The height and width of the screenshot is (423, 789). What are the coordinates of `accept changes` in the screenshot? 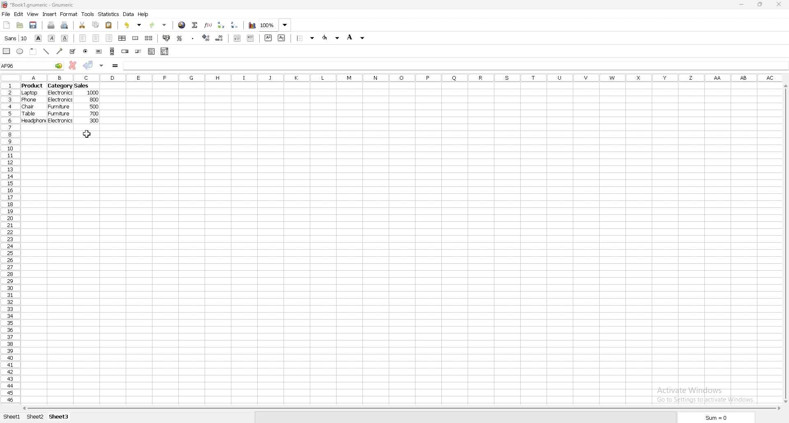 It's located at (88, 65).